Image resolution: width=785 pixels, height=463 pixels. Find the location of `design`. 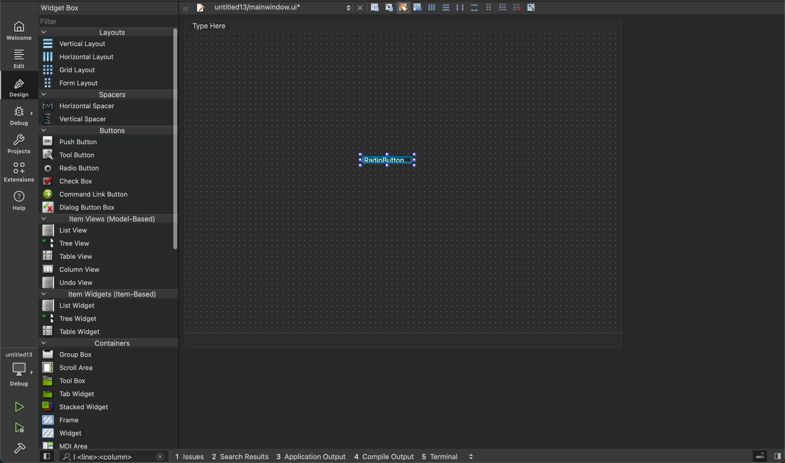

design is located at coordinates (17, 85).